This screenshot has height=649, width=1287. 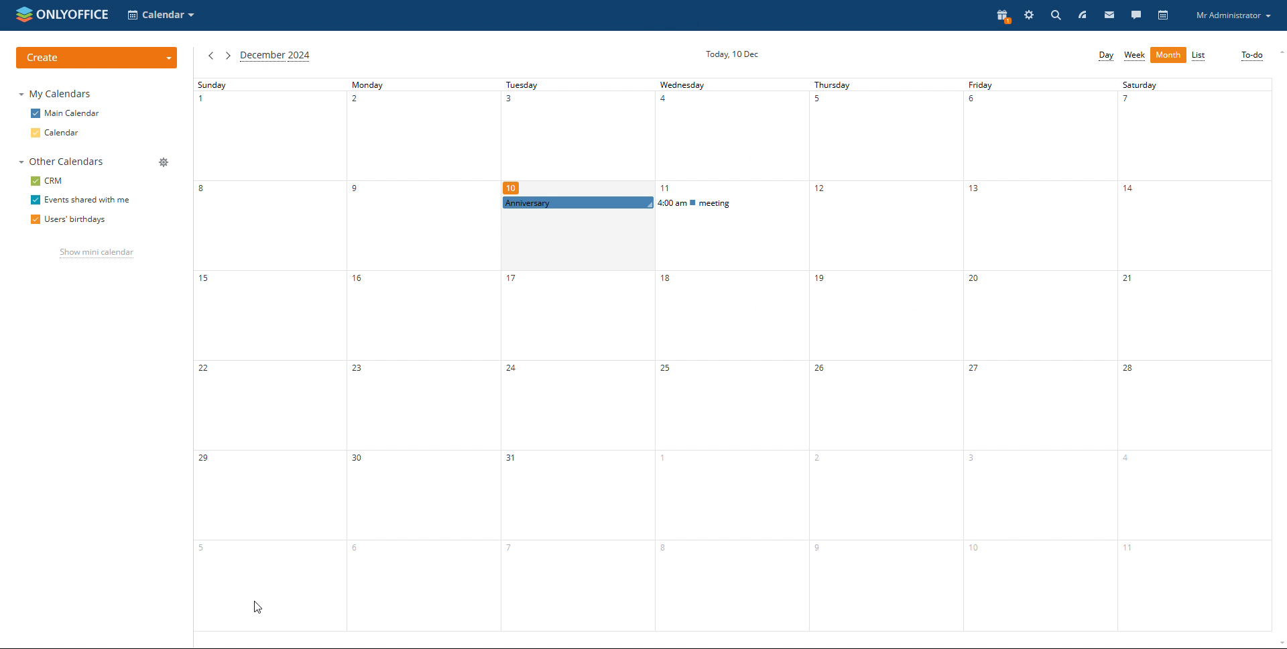 I want to click on talk, so click(x=1135, y=15).